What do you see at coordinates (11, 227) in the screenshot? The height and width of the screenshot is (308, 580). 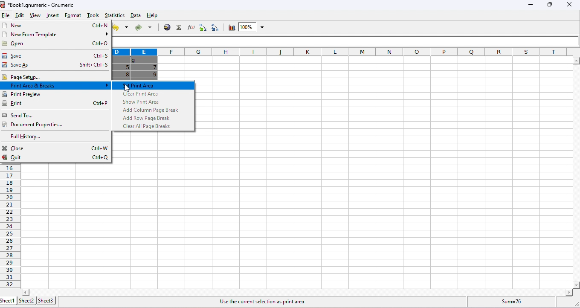 I see `row numbers` at bounding box center [11, 227].